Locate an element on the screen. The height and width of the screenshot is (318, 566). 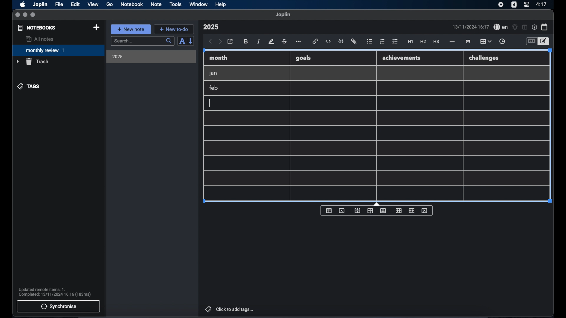
apple icon is located at coordinates (22, 4).